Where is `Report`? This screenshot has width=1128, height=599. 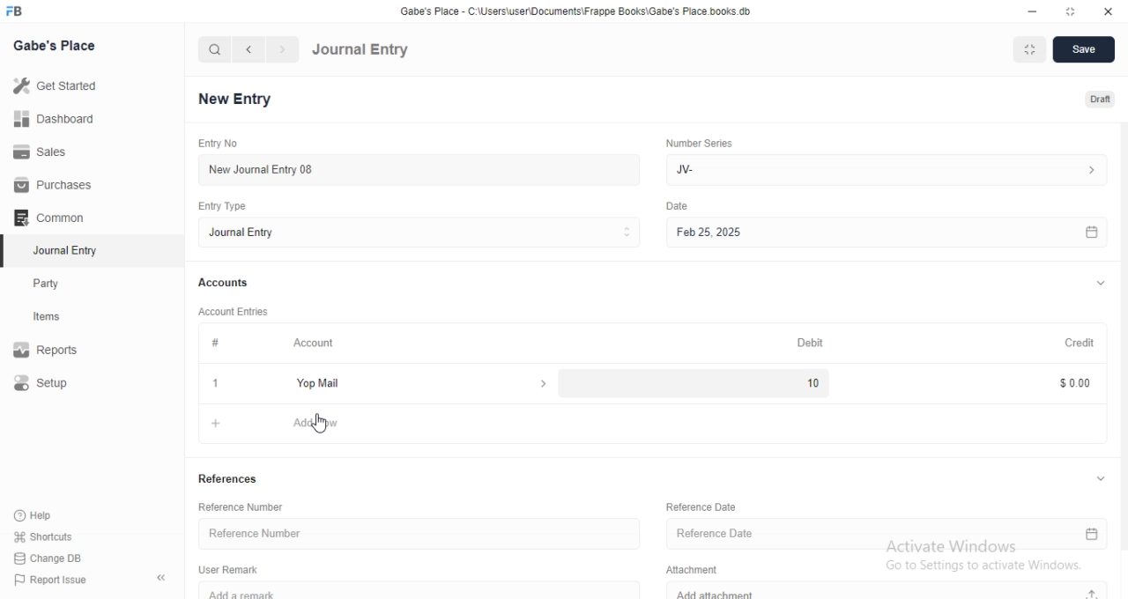
Report is located at coordinates (59, 350).